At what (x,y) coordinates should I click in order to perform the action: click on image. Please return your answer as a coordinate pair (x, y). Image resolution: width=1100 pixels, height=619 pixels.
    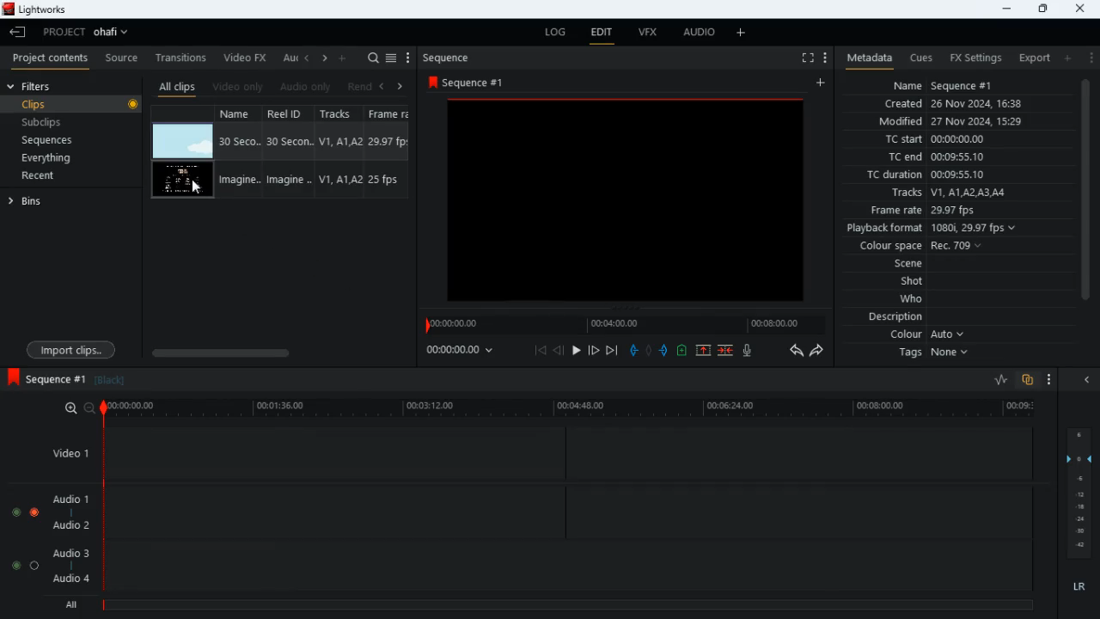
    Looking at the image, I should click on (183, 142).